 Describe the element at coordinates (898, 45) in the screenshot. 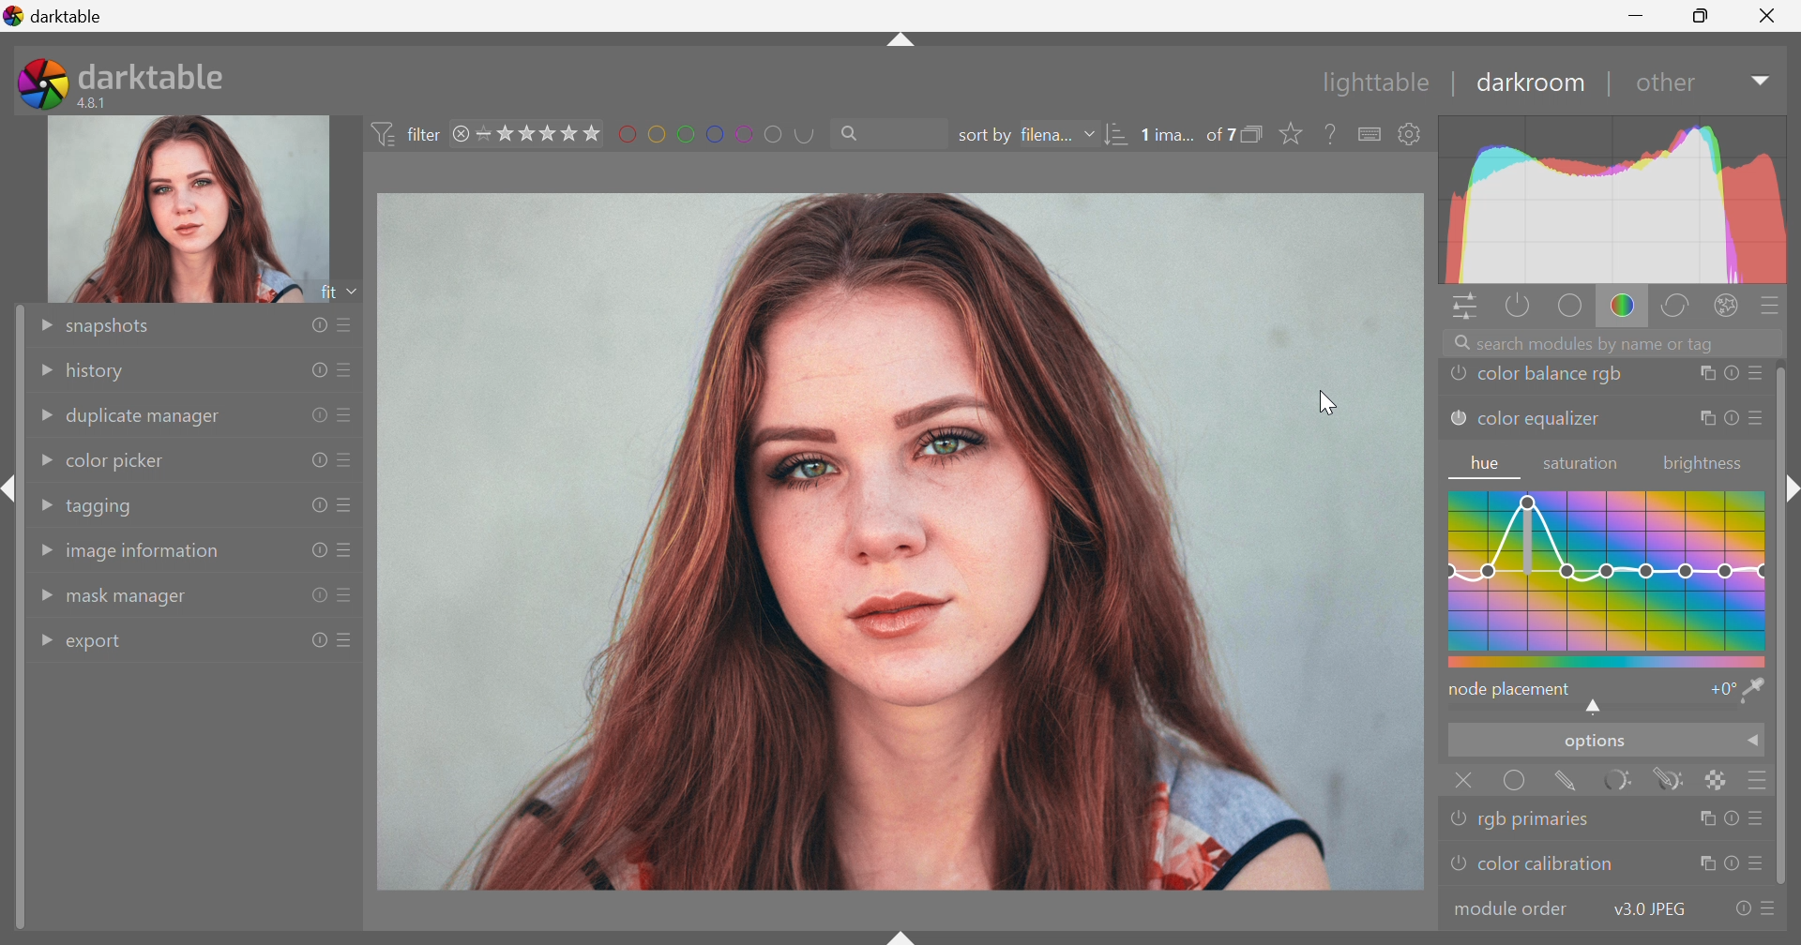

I see `shift+ctrl+t` at that location.